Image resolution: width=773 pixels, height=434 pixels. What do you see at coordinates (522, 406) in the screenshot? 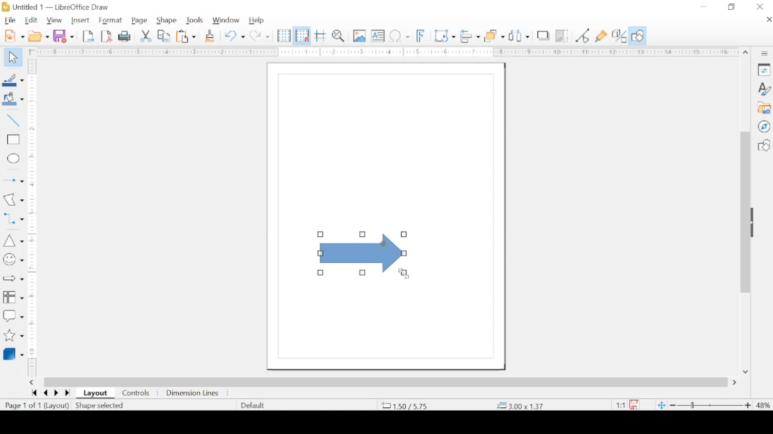
I see `coordinate` at bounding box center [522, 406].